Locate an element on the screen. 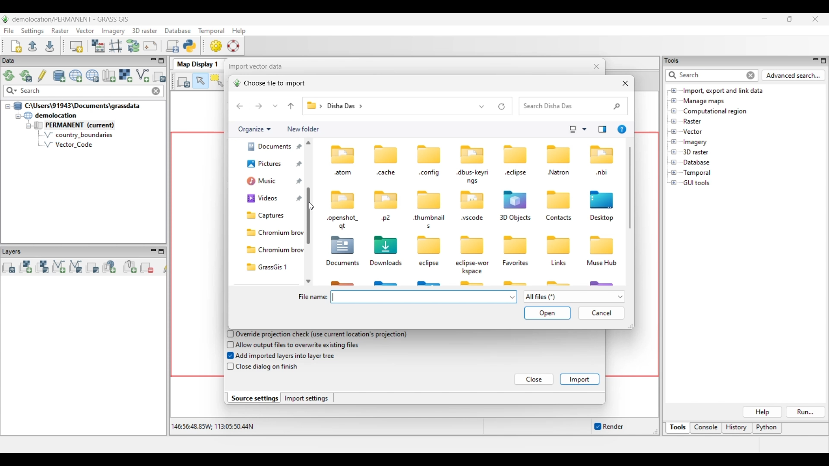  icon is located at coordinates (430, 155).